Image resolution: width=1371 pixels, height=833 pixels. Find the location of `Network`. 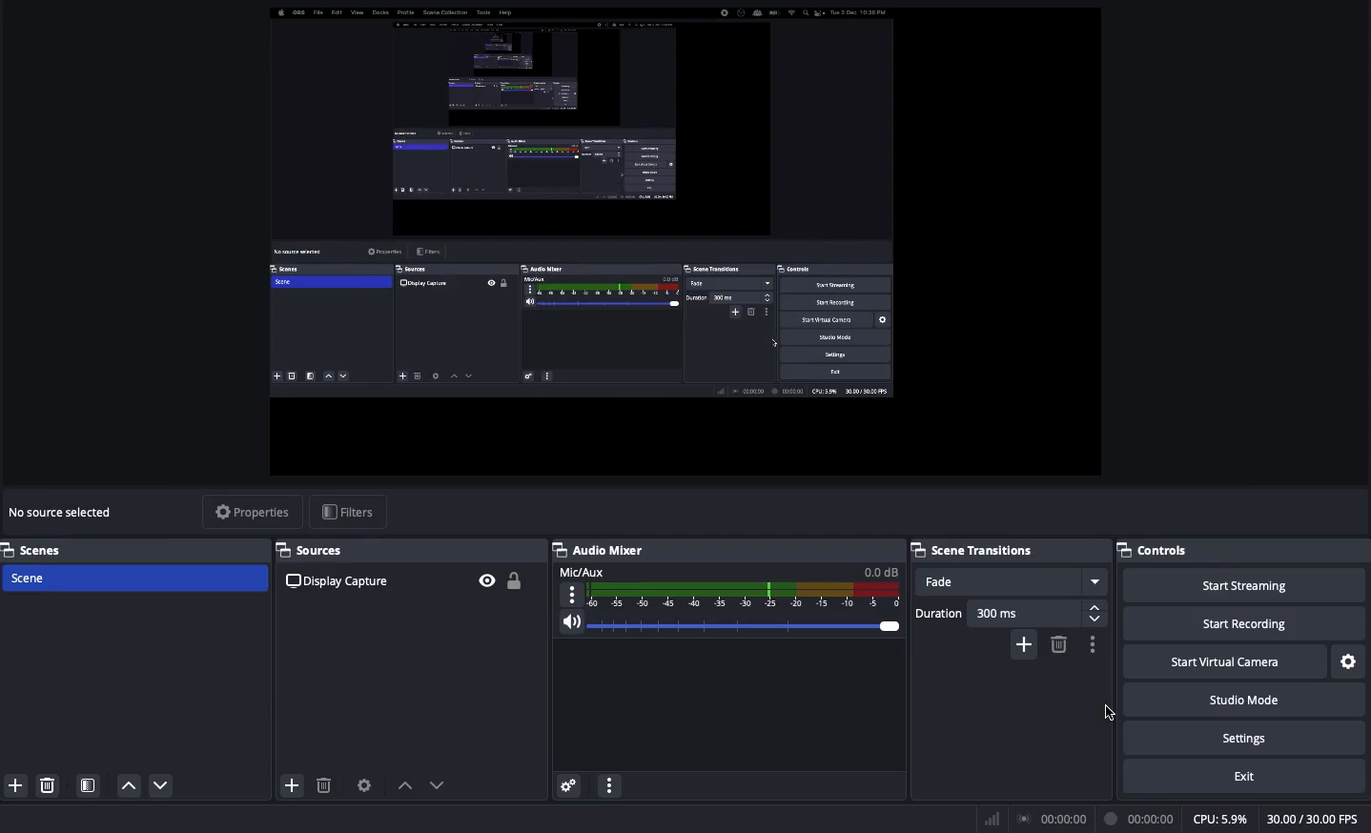

Network is located at coordinates (986, 818).